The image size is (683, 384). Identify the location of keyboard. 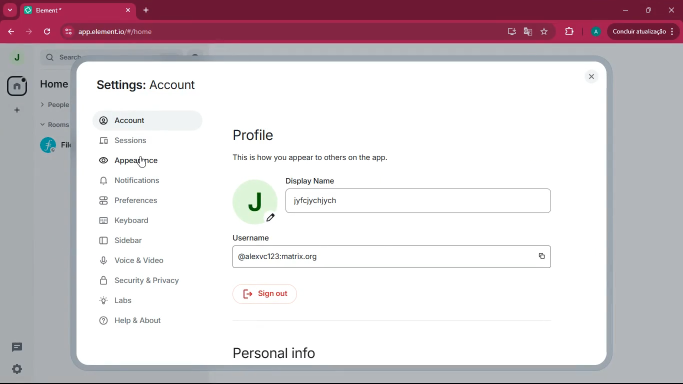
(144, 220).